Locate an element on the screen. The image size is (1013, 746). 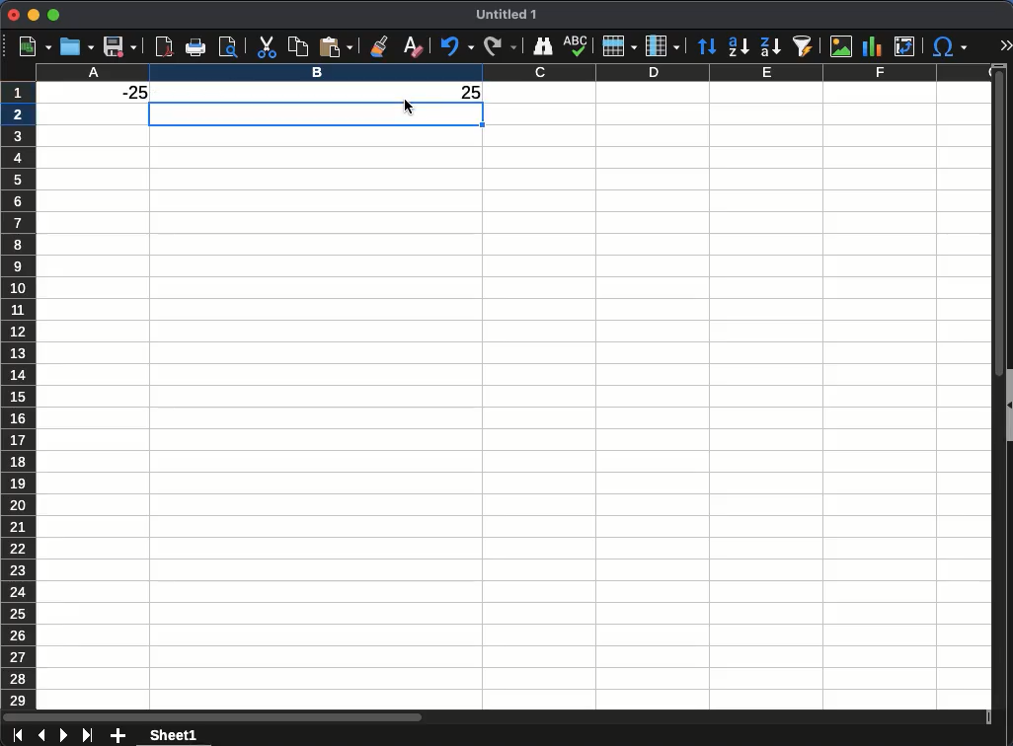
scroll is located at coordinates (992, 392).